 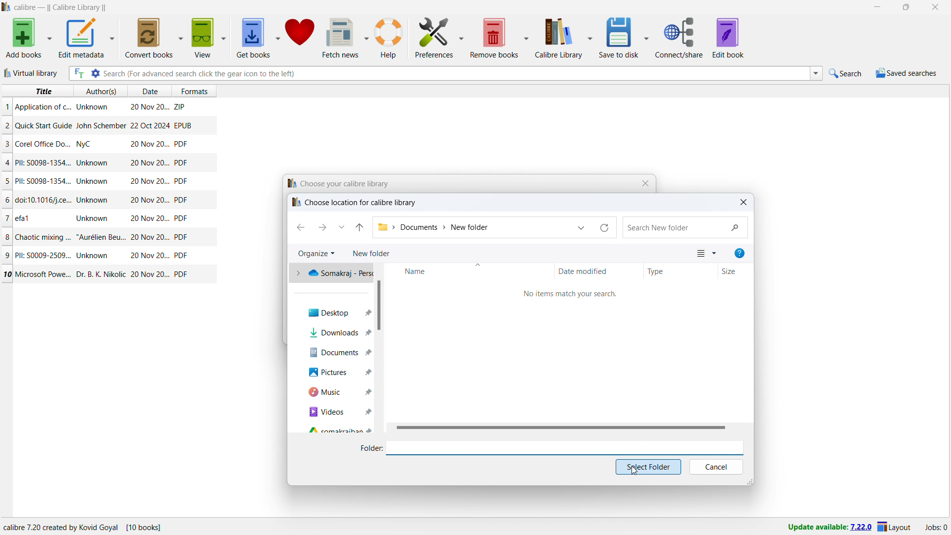 What do you see at coordinates (43, 107) in the screenshot?
I see `Title` at bounding box center [43, 107].